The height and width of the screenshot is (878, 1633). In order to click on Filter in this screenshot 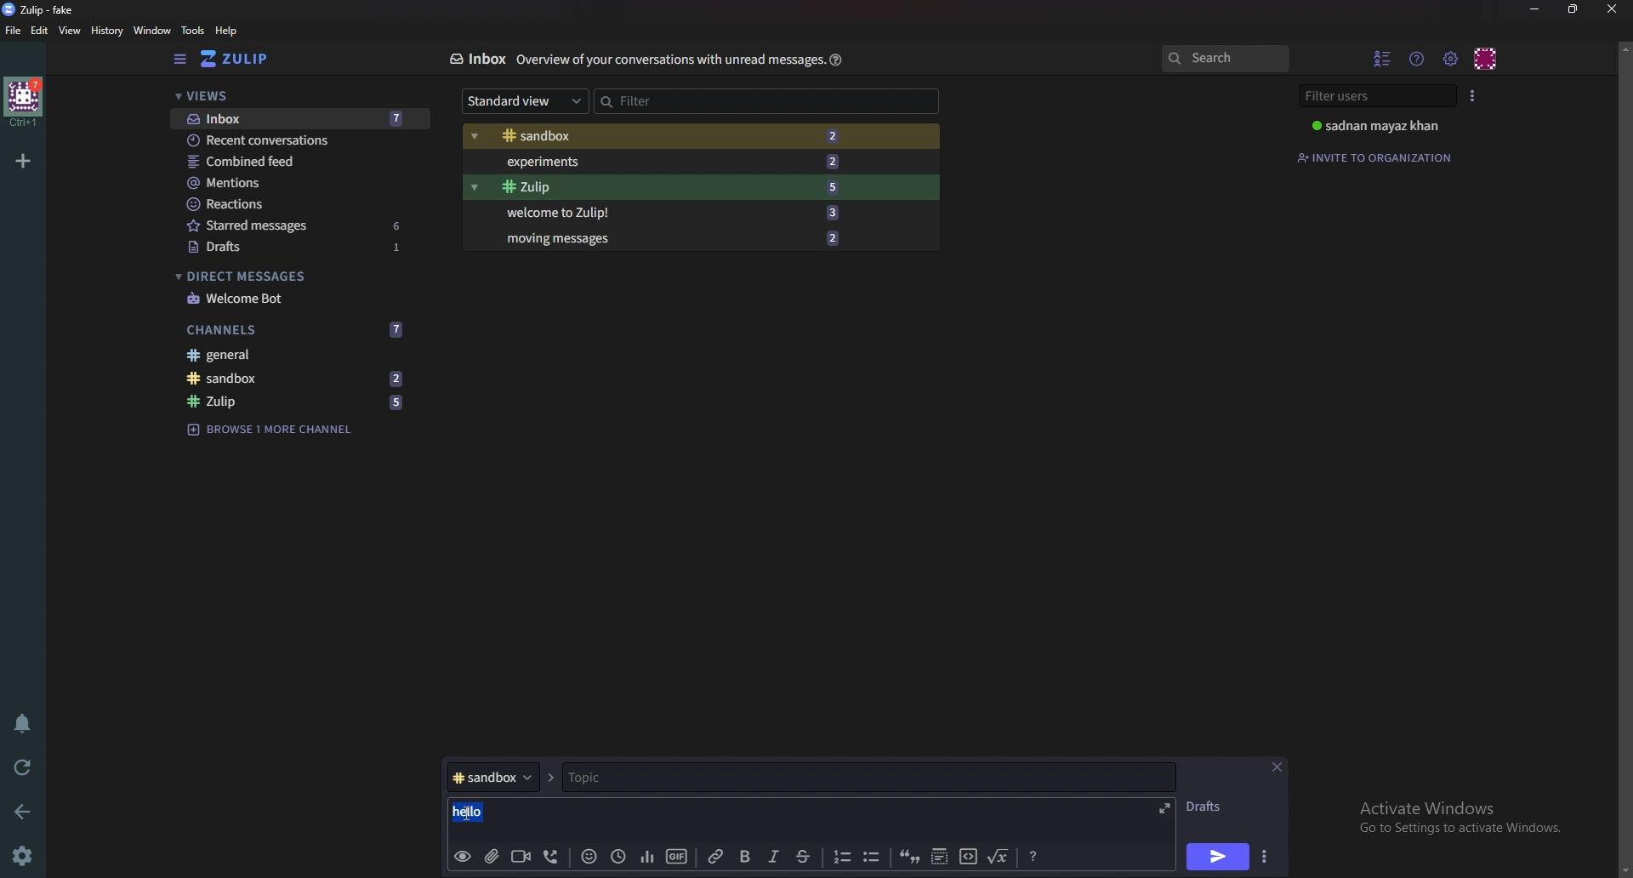, I will do `click(714, 100)`.